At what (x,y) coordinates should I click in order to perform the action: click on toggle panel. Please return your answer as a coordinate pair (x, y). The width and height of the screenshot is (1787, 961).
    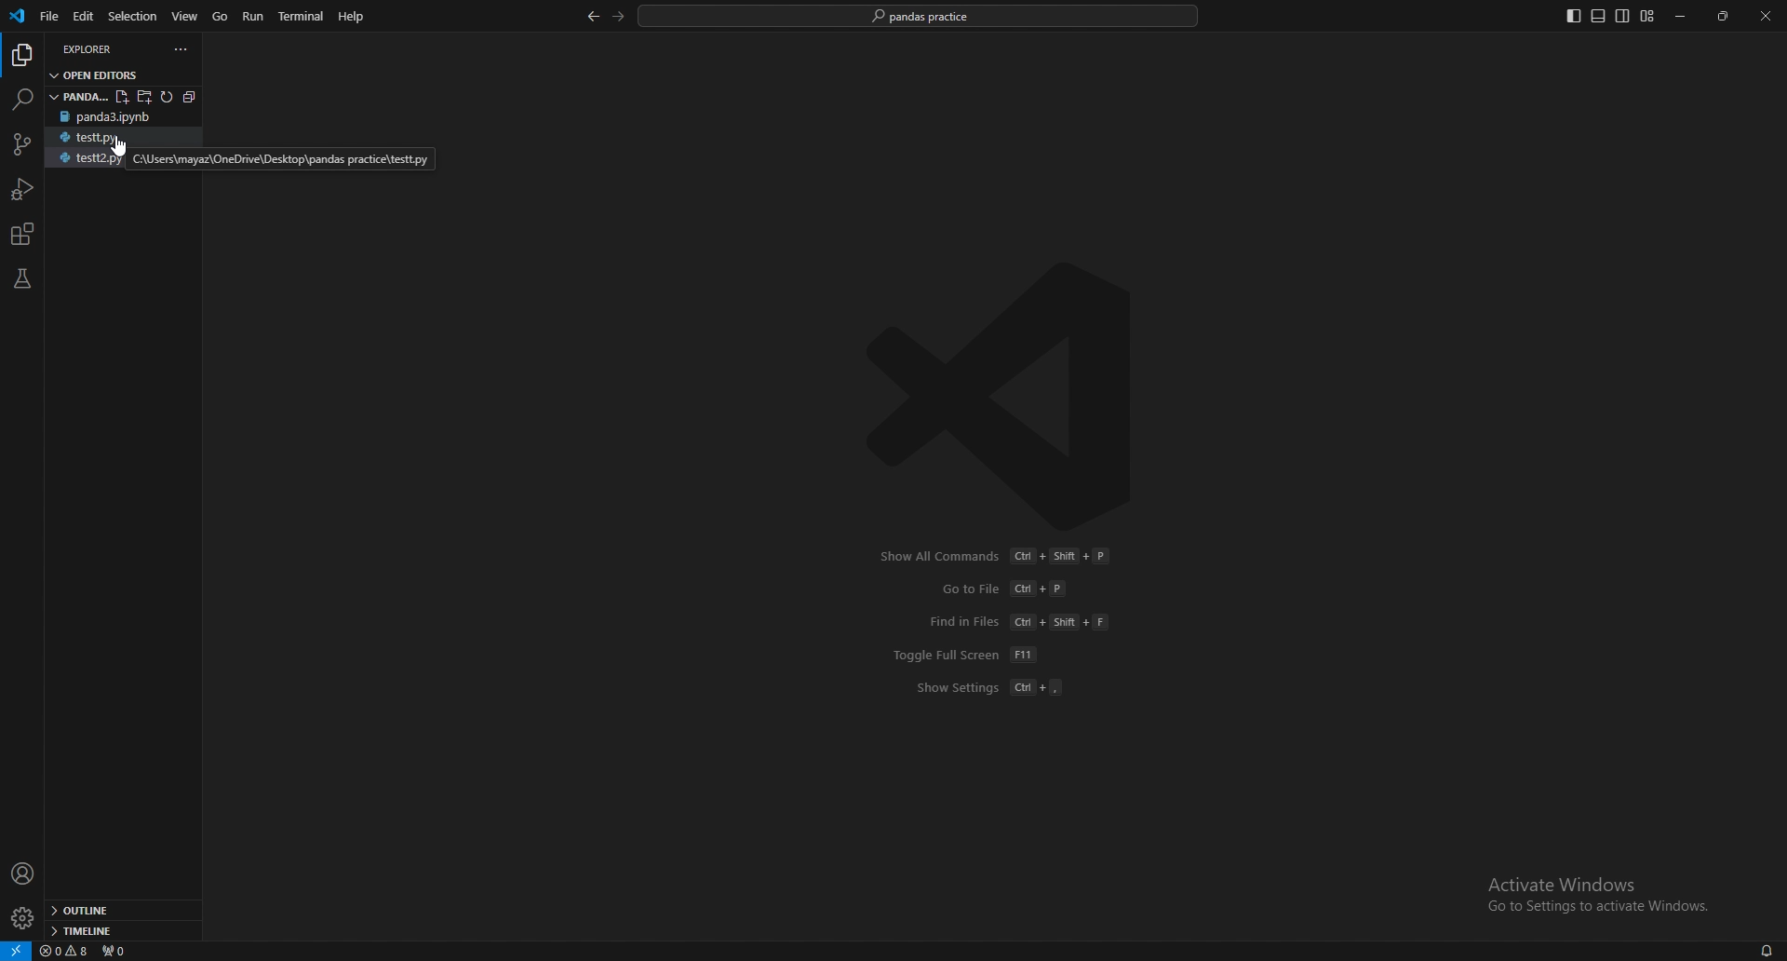
    Looking at the image, I should click on (1598, 17).